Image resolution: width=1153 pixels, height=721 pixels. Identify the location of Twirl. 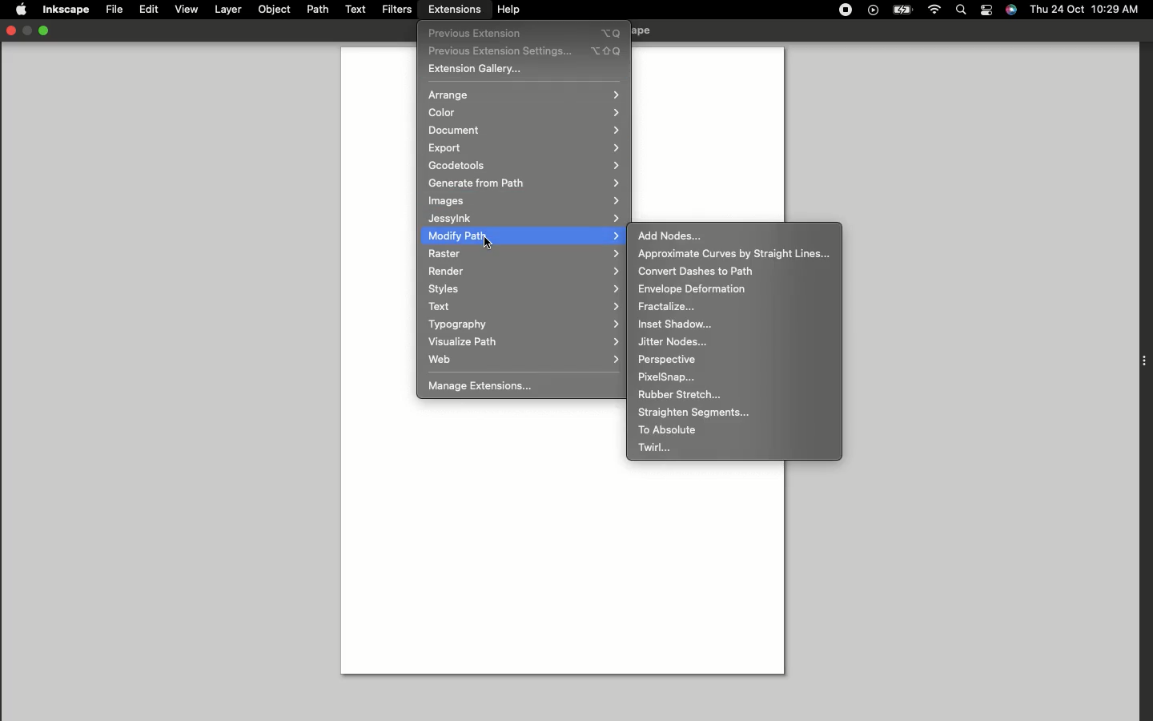
(655, 448).